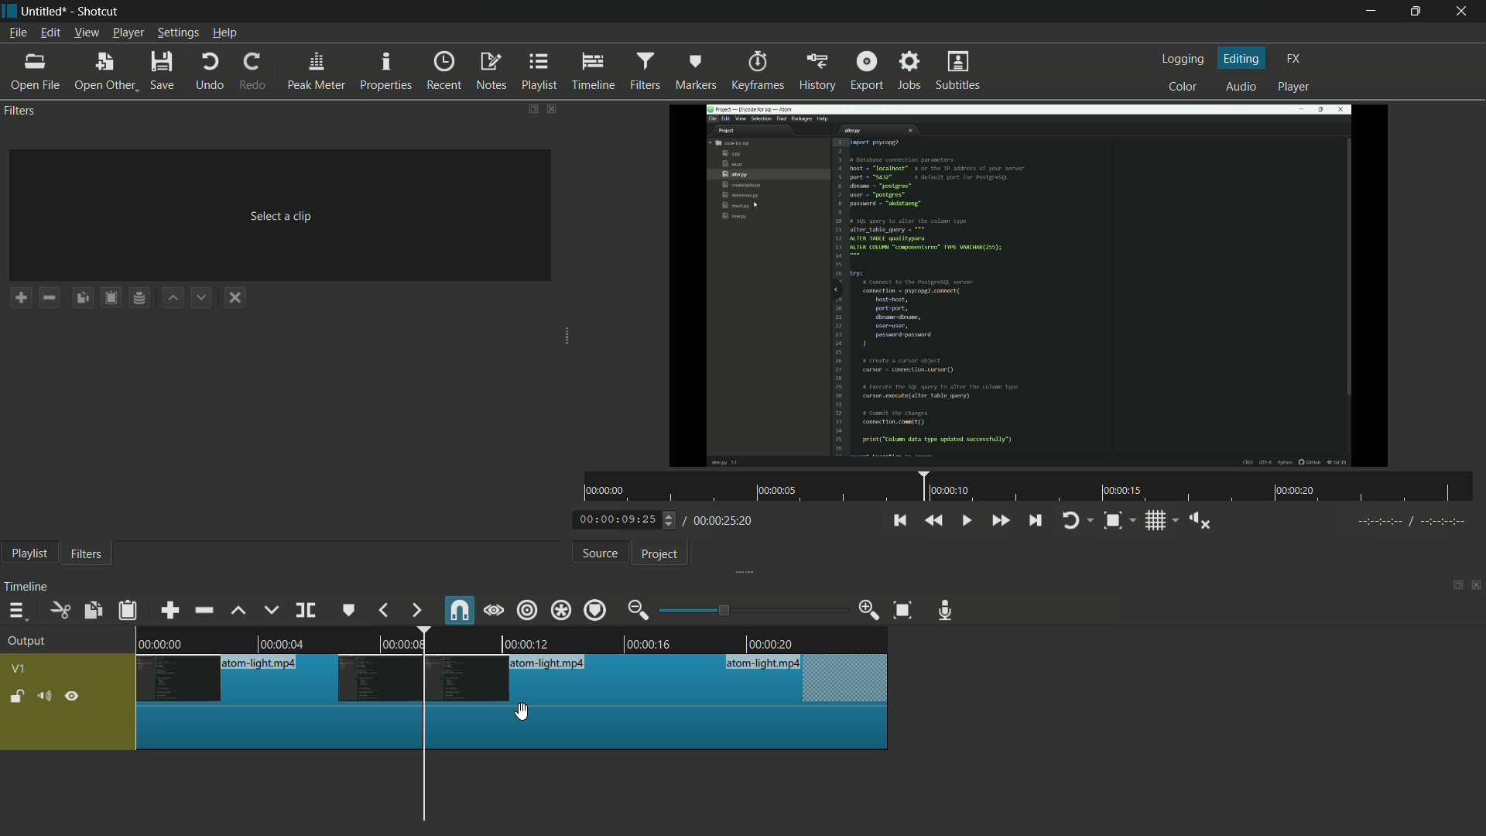  What do you see at coordinates (1120, 520) in the screenshot?
I see `zoom timeline to fit` at bounding box center [1120, 520].